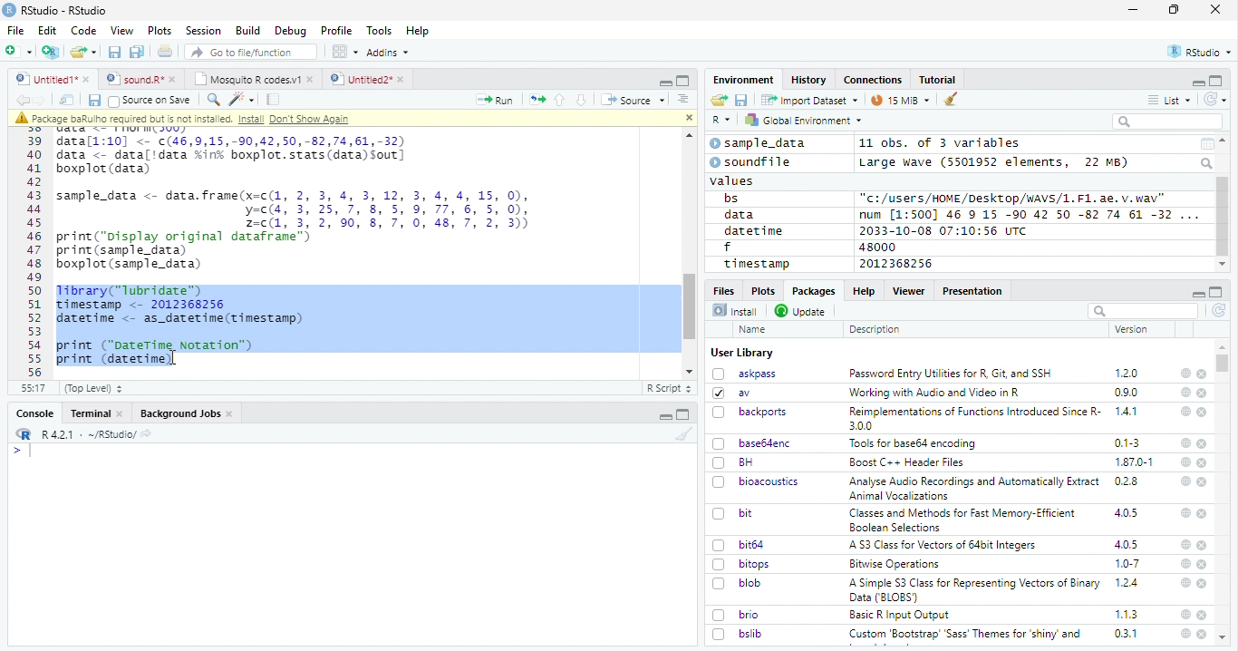  Describe the element at coordinates (1127, 544) in the screenshot. I see `4.0.5` at that location.